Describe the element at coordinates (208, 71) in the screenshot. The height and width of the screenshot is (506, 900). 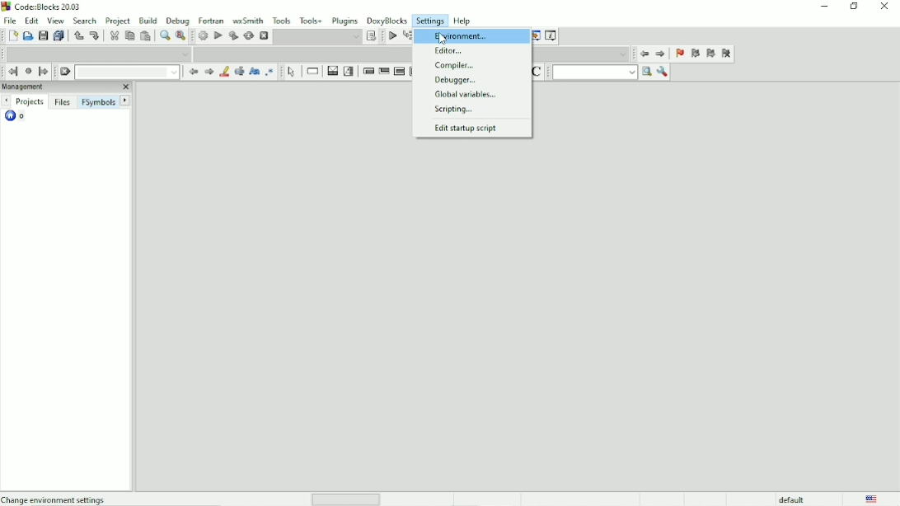
I see `Next` at that location.